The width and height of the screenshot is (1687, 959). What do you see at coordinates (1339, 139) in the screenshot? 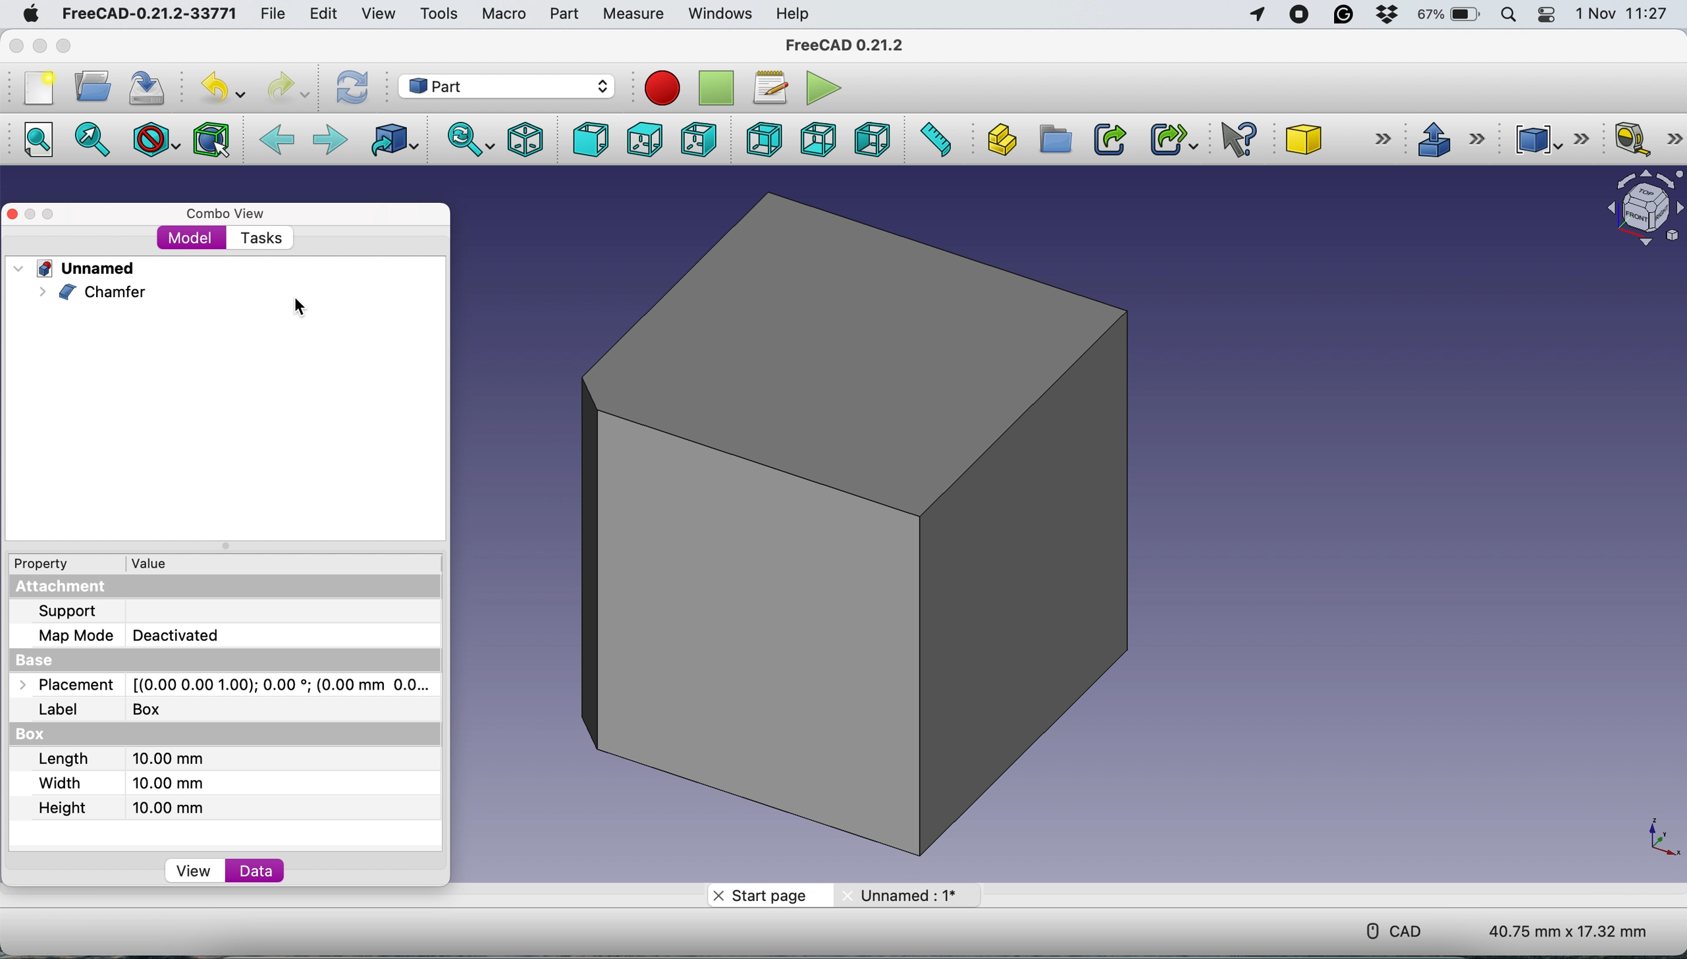
I see `sube` at bounding box center [1339, 139].